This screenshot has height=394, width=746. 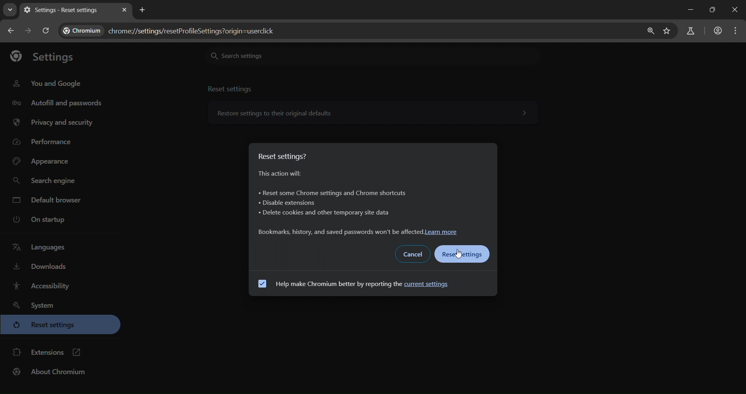 What do you see at coordinates (42, 286) in the screenshot?
I see `accessibility` at bounding box center [42, 286].